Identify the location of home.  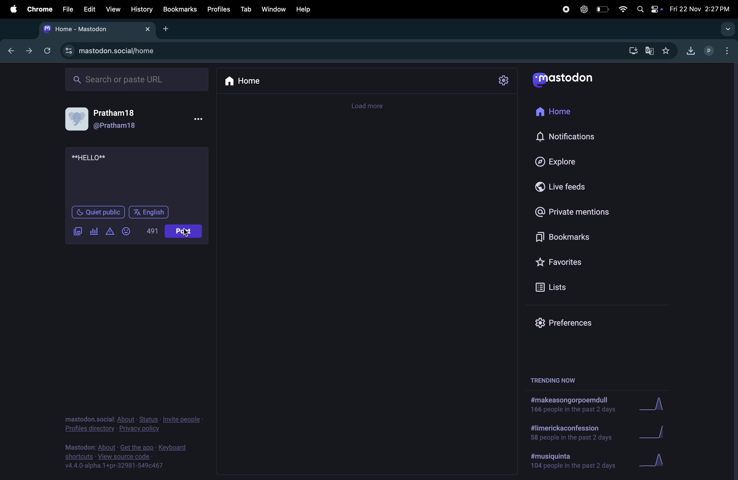
(564, 111).